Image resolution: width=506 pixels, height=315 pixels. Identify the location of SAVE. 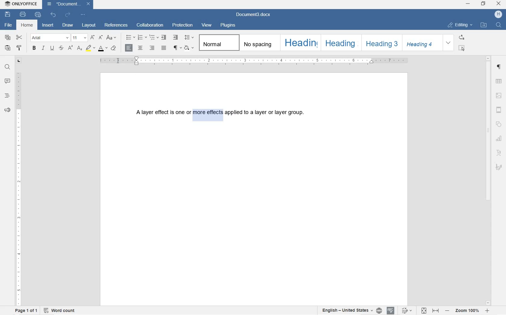
(8, 15).